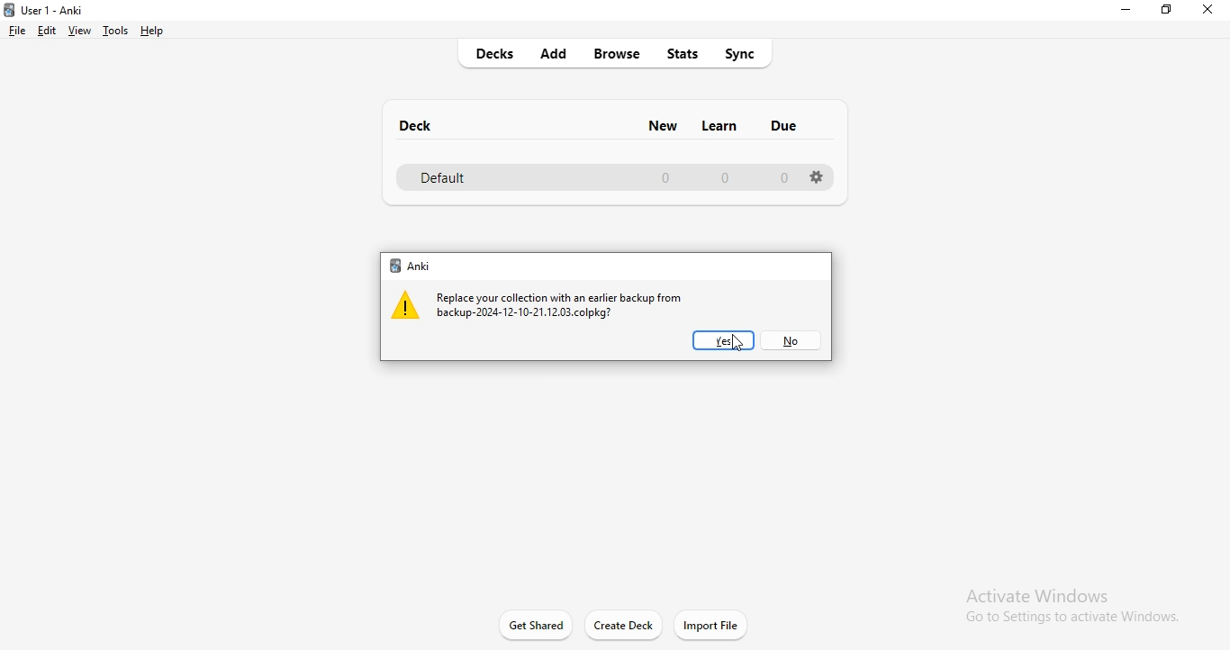  I want to click on import file, so click(711, 625).